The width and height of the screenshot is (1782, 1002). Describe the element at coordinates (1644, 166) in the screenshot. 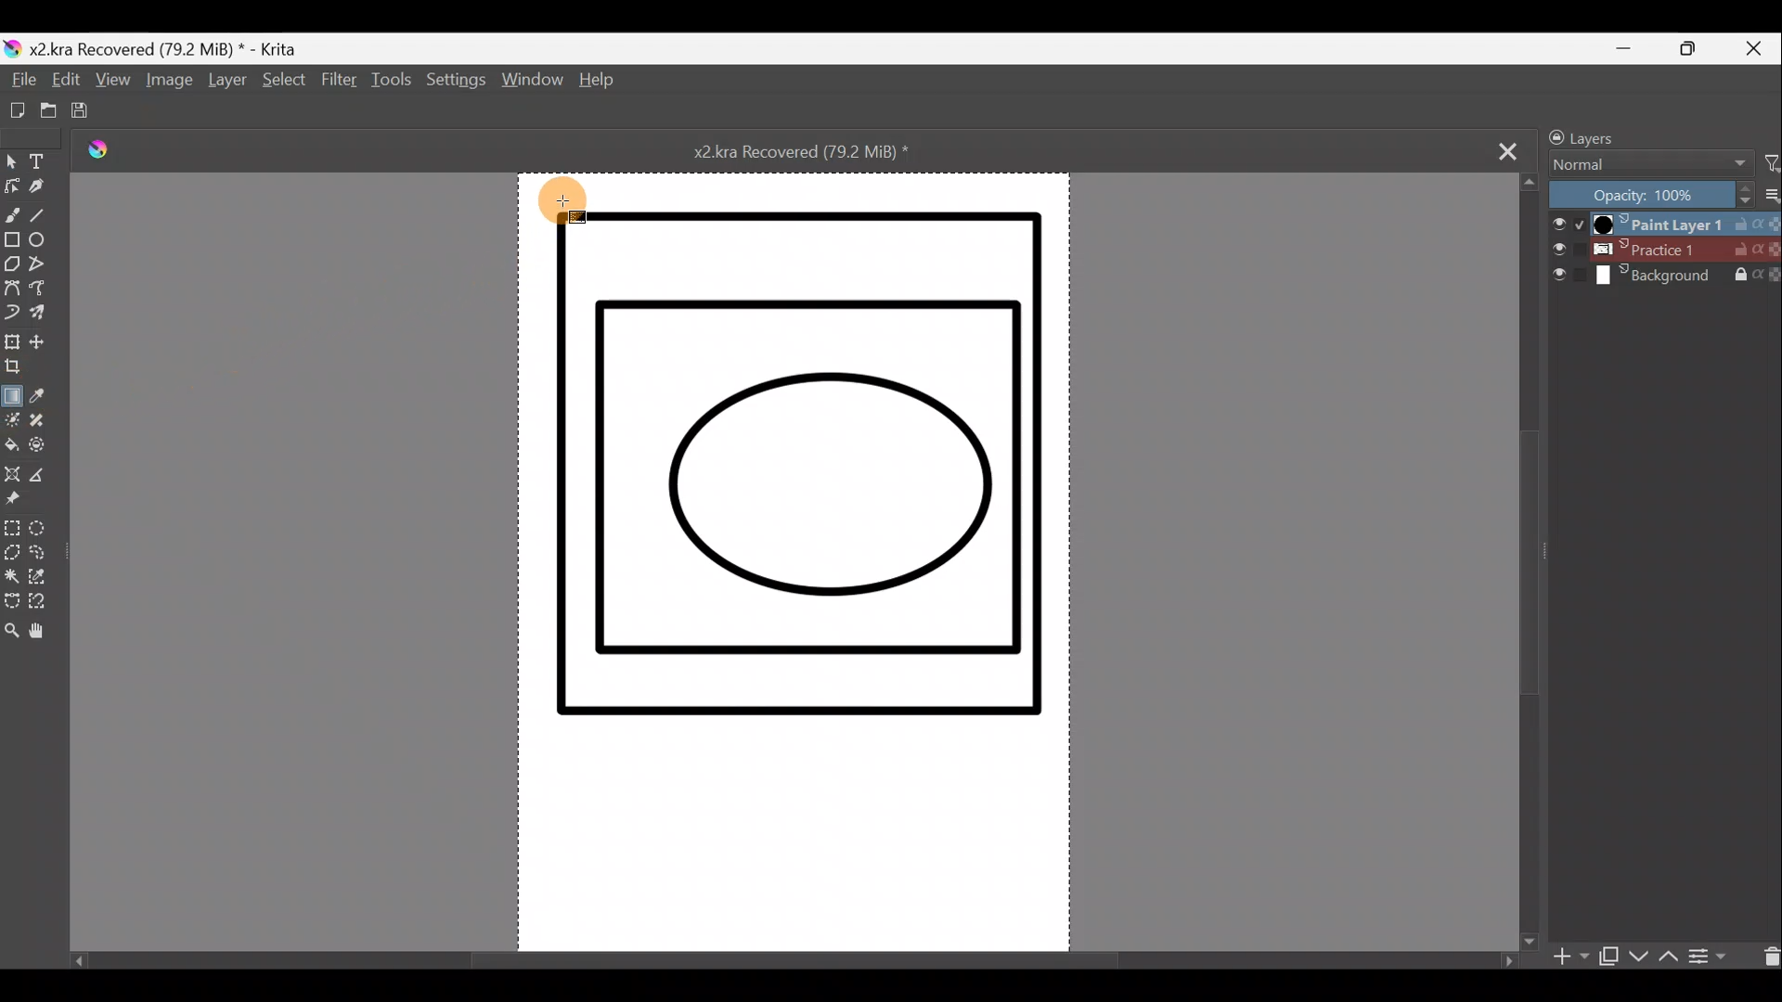

I see `Blending mode` at that location.